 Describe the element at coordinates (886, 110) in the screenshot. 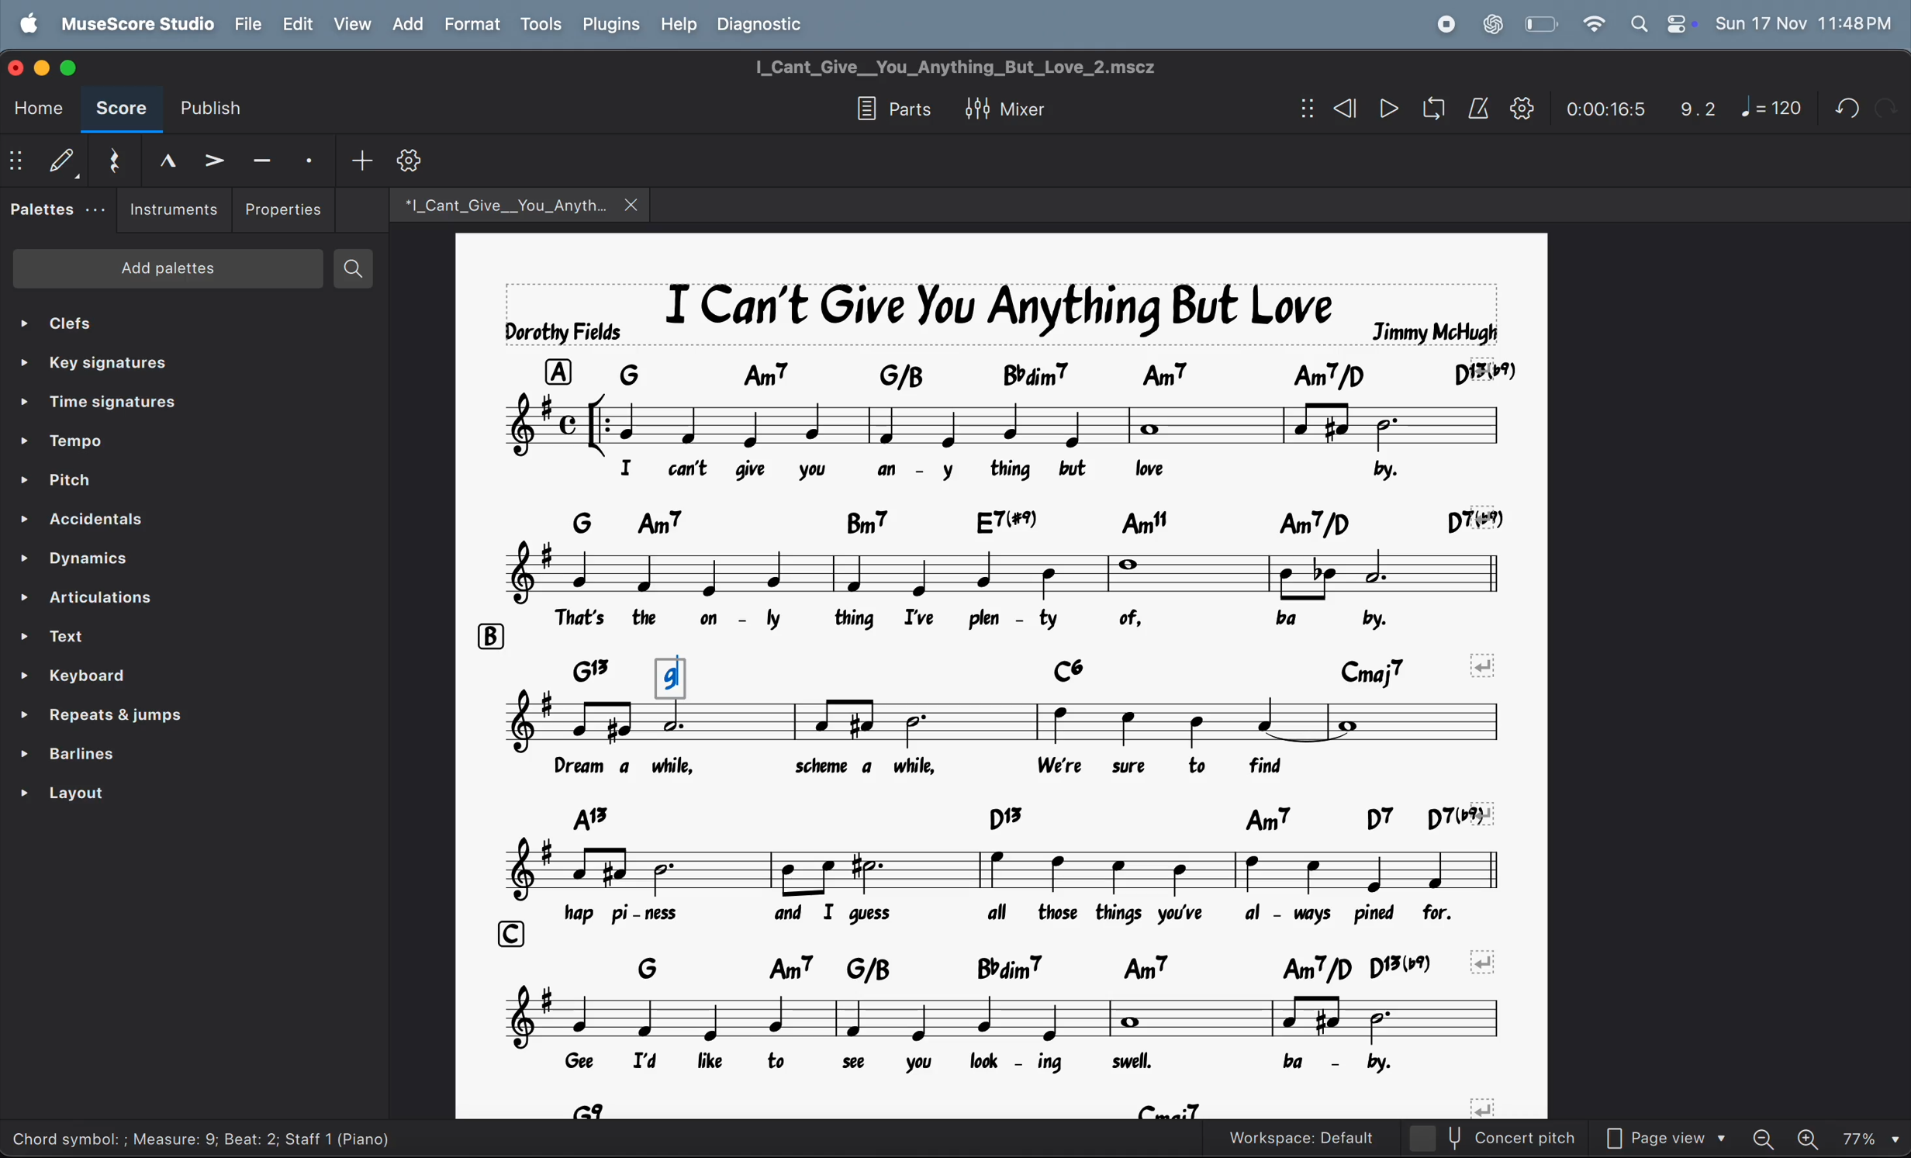

I see `parts` at that location.